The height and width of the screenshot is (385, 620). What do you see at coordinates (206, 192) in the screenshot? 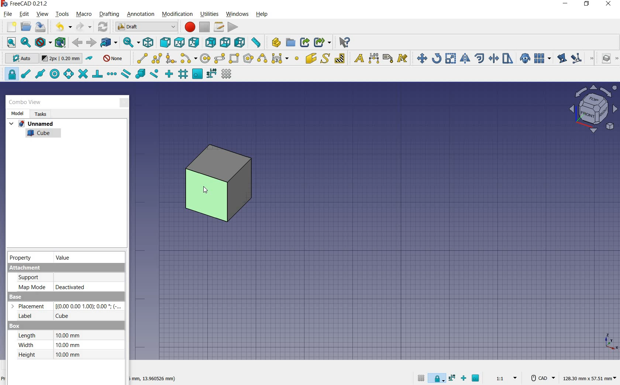
I see `cursor on object` at bounding box center [206, 192].